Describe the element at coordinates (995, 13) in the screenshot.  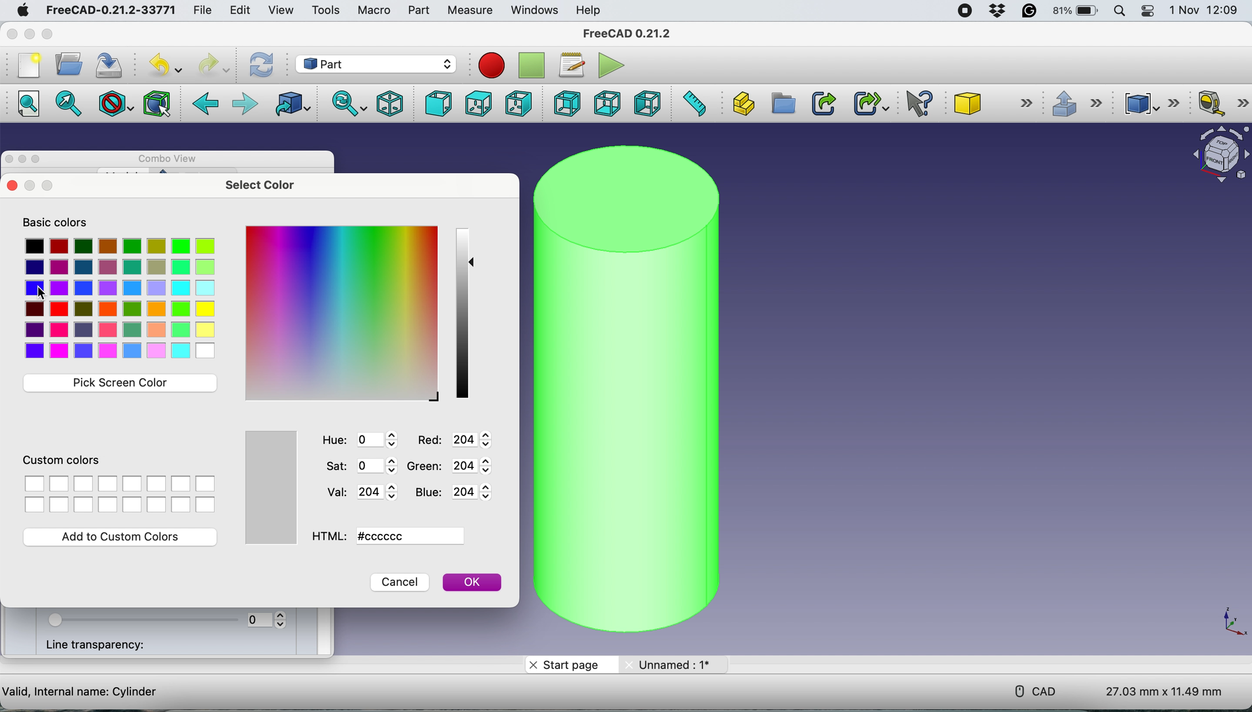
I see `dropbox` at that location.